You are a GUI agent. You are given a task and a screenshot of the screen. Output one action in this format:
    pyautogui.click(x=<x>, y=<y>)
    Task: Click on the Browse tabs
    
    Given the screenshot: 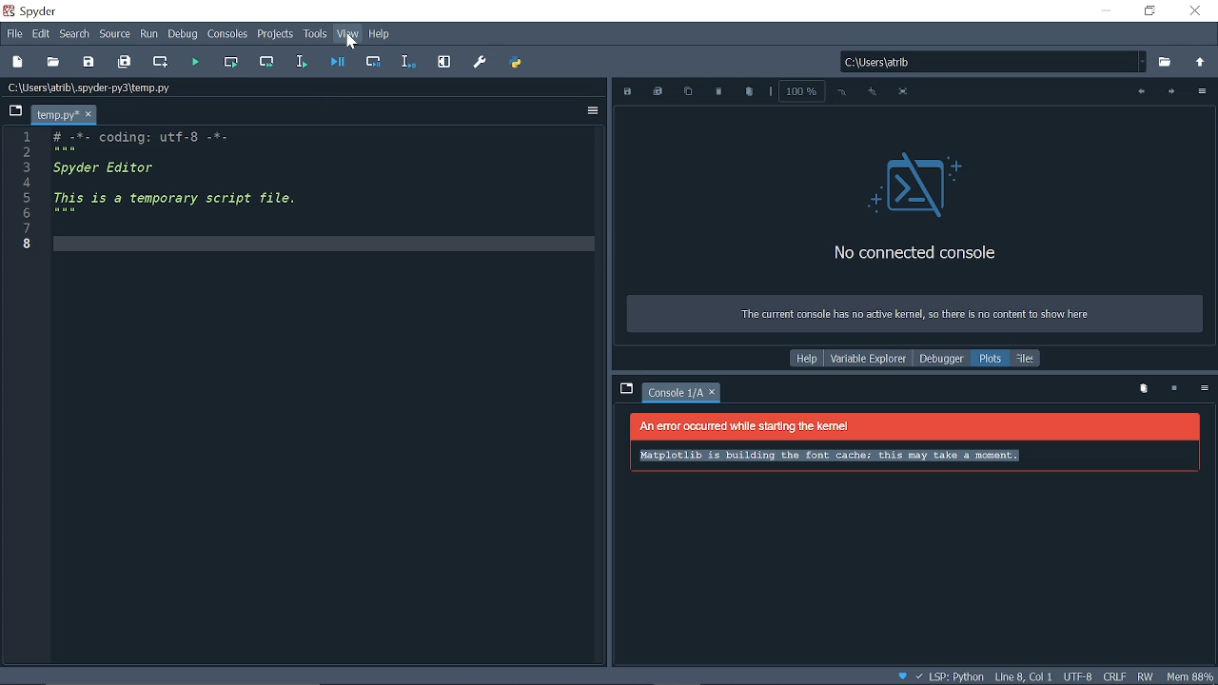 What is the action you would take?
    pyautogui.click(x=625, y=388)
    